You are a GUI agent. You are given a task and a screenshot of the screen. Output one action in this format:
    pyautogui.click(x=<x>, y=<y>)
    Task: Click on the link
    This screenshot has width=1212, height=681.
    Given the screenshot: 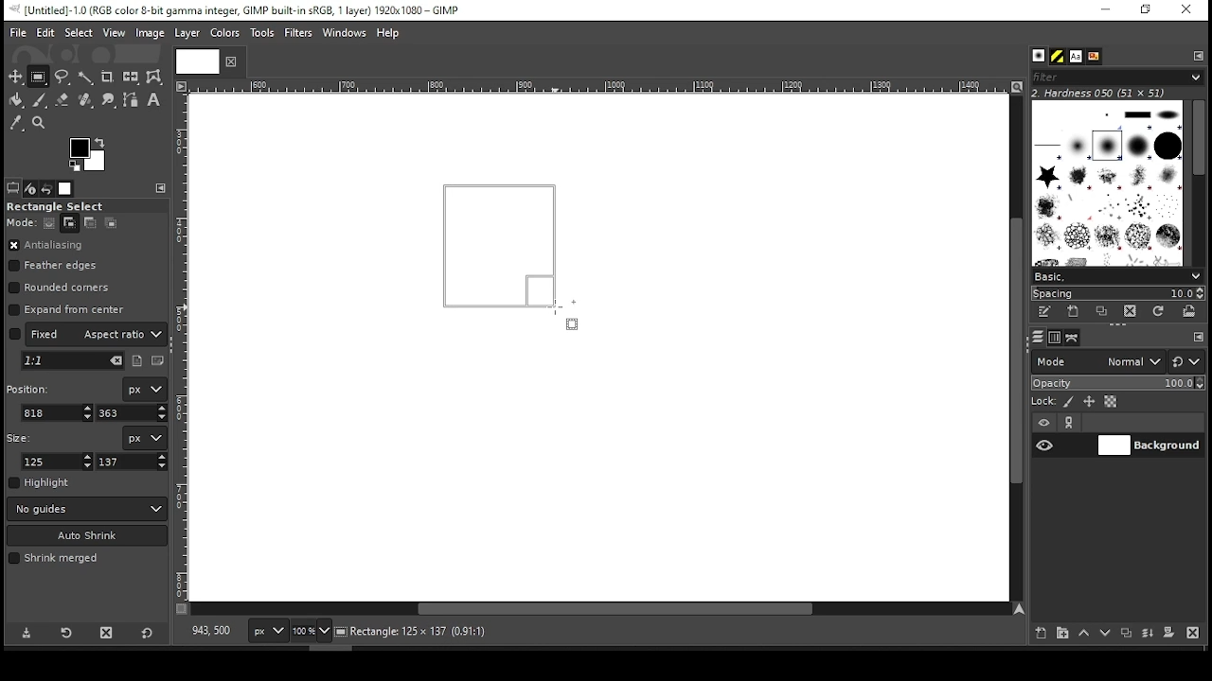 What is the action you would take?
    pyautogui.click(x=1069, y=423)
    